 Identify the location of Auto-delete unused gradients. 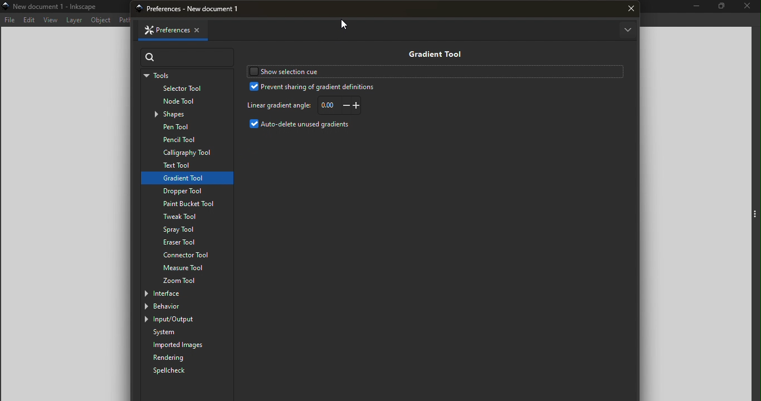
(304, 125).